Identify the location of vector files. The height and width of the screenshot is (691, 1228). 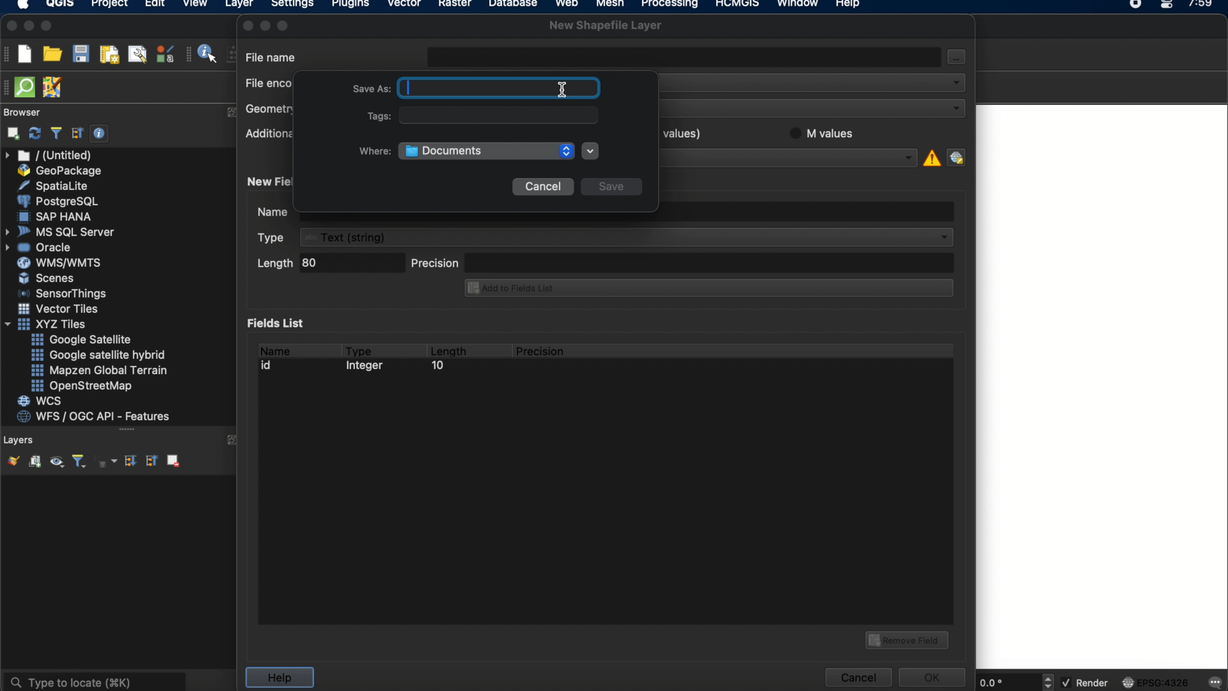
(59, 309).